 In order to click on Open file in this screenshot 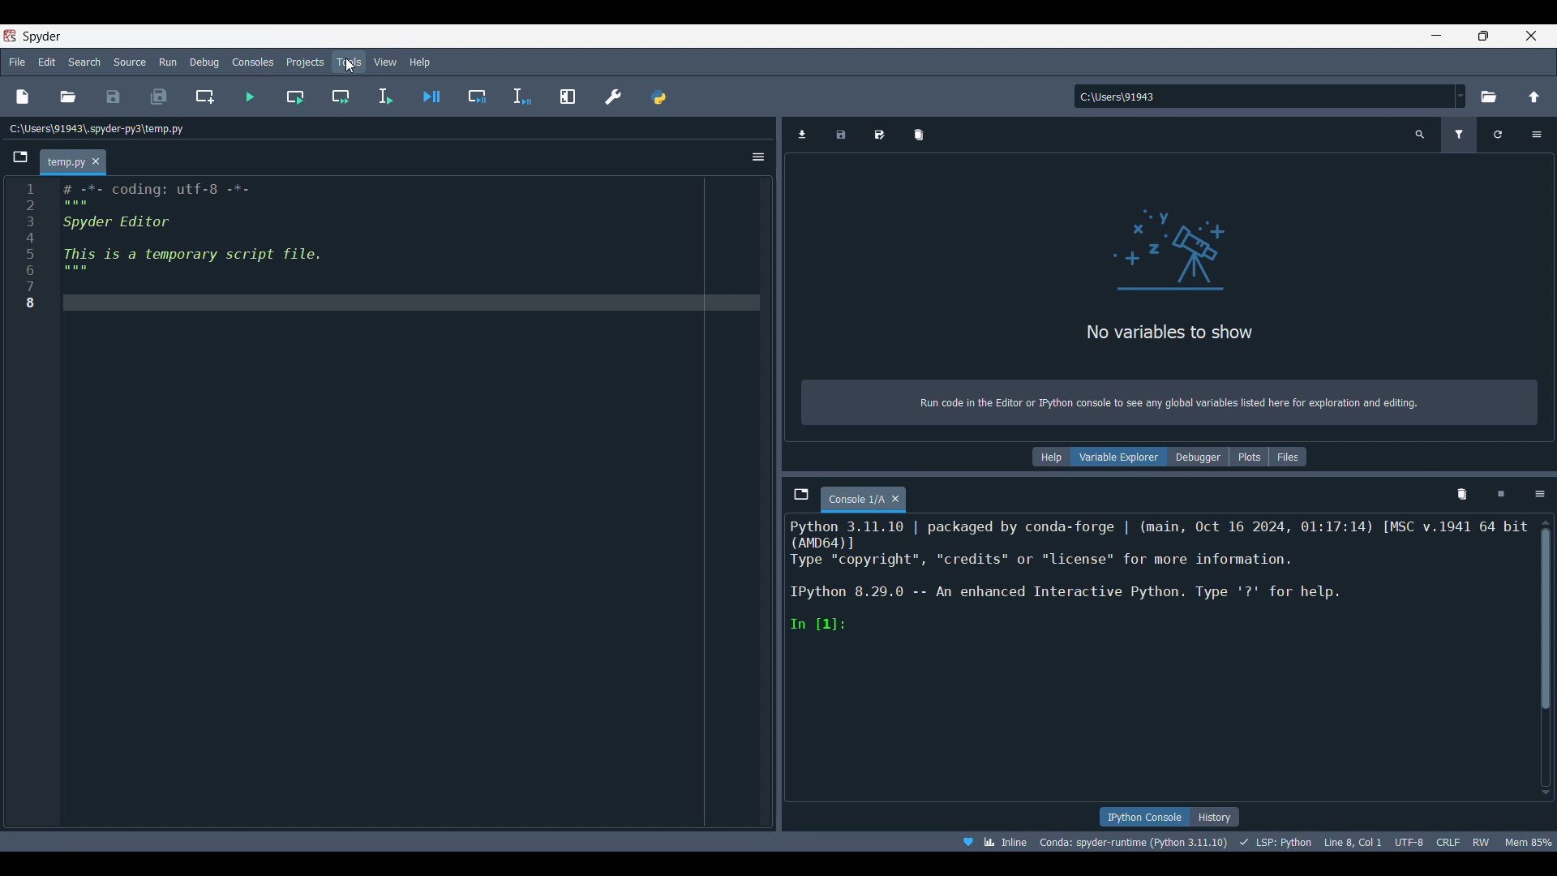, I will do `click(68, 97)`.